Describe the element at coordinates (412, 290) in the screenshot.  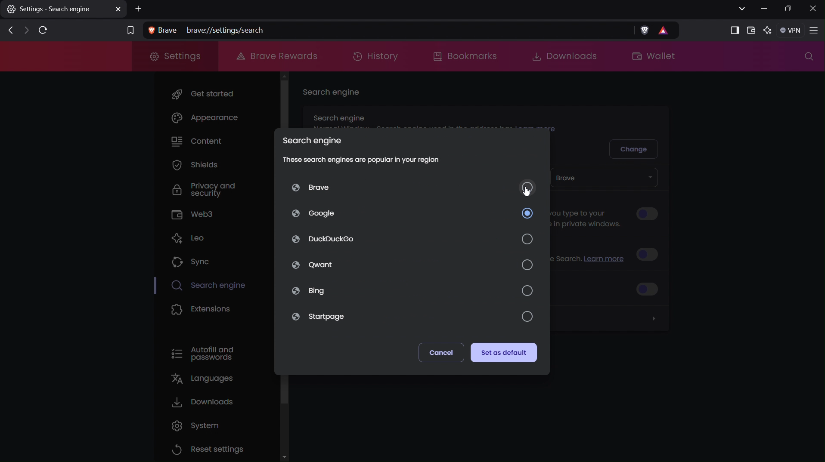
I see `Bing` at that location.